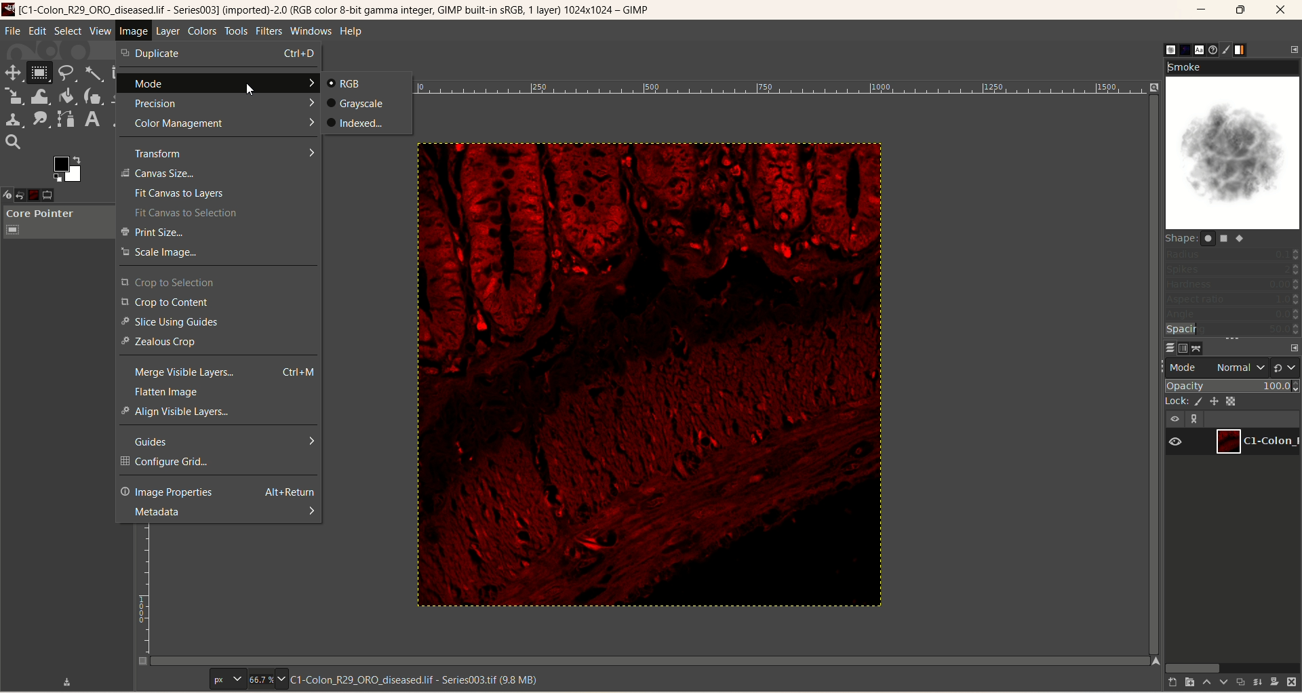 The width and height of the screenshot is (1302, 693). I want to click on merge visible layers, so click(219, 372).